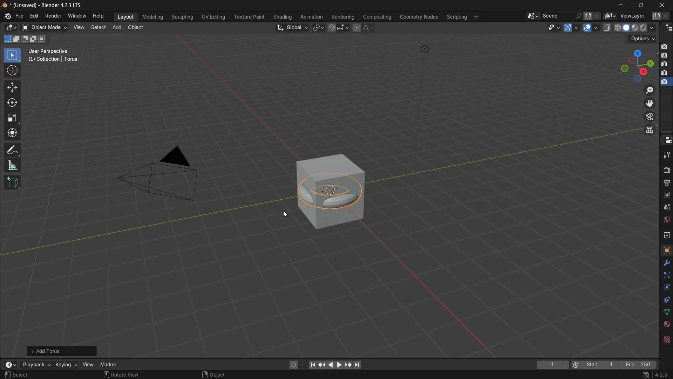  I want to click on sculpting, so click(183, 16).